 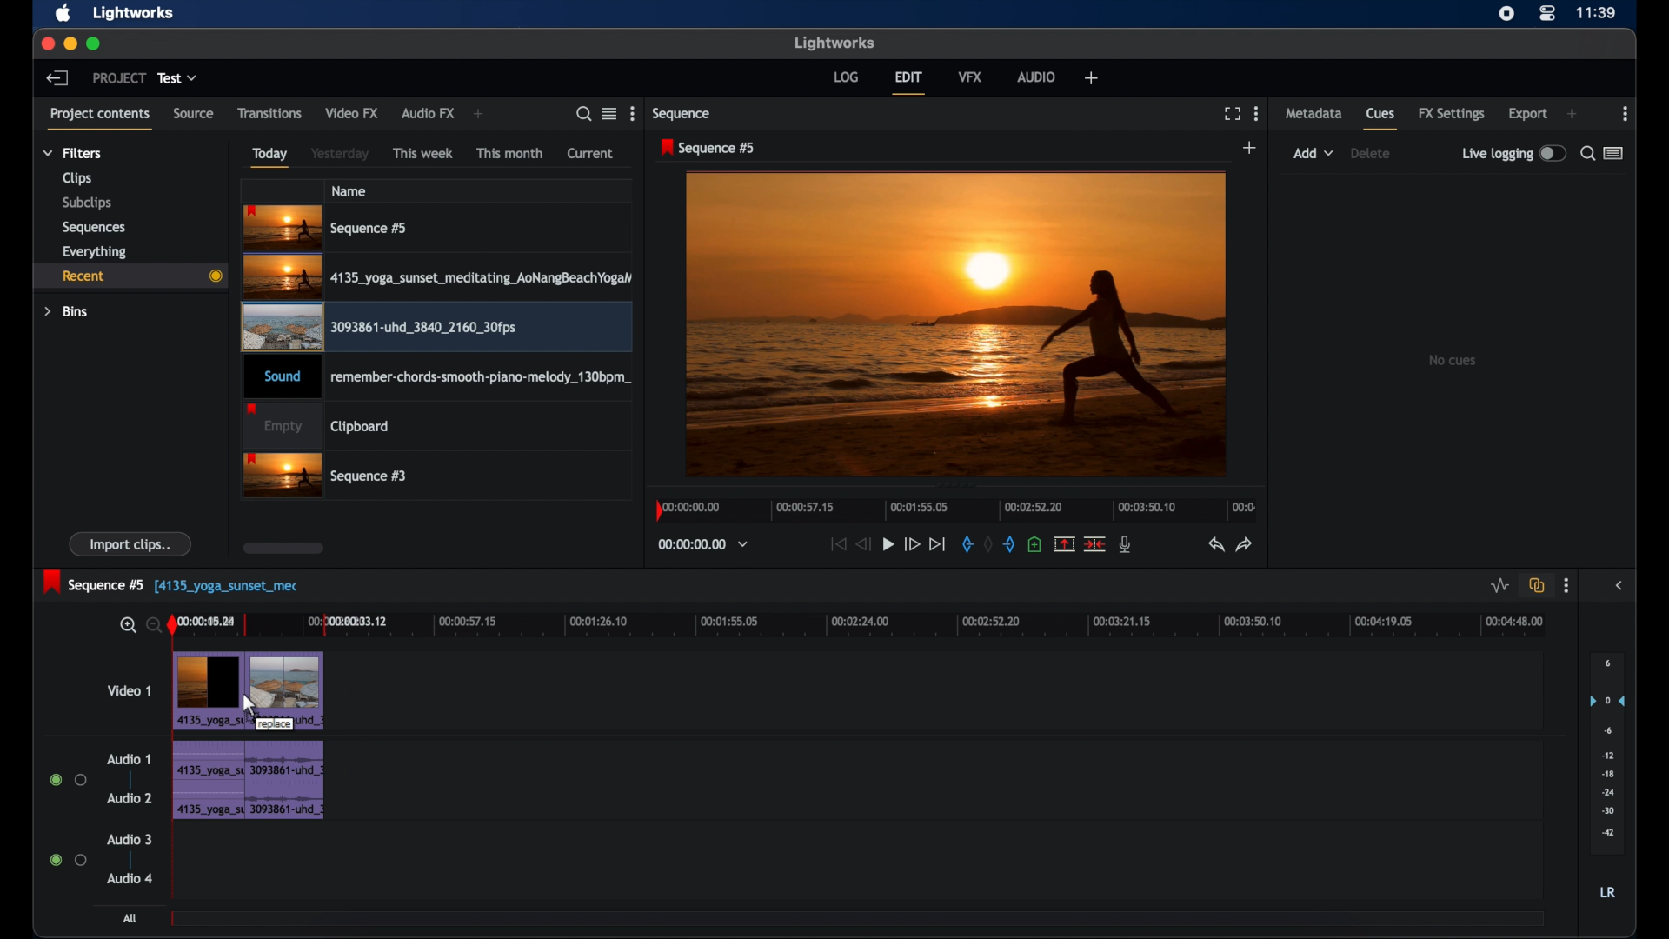 What do you see at coordinates (965, 545) in the screenshot?
I see `in mark` at bounding box center [965, 545].